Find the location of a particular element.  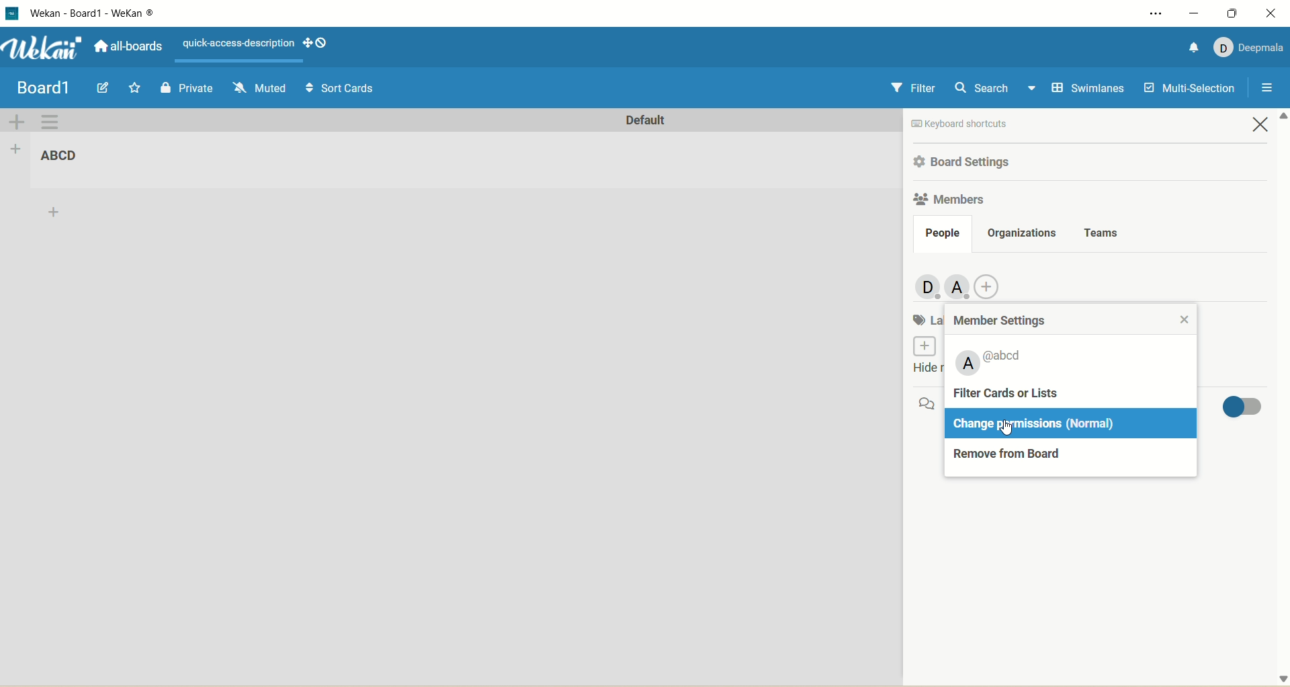

board settings is located at coordinates (967, 161).